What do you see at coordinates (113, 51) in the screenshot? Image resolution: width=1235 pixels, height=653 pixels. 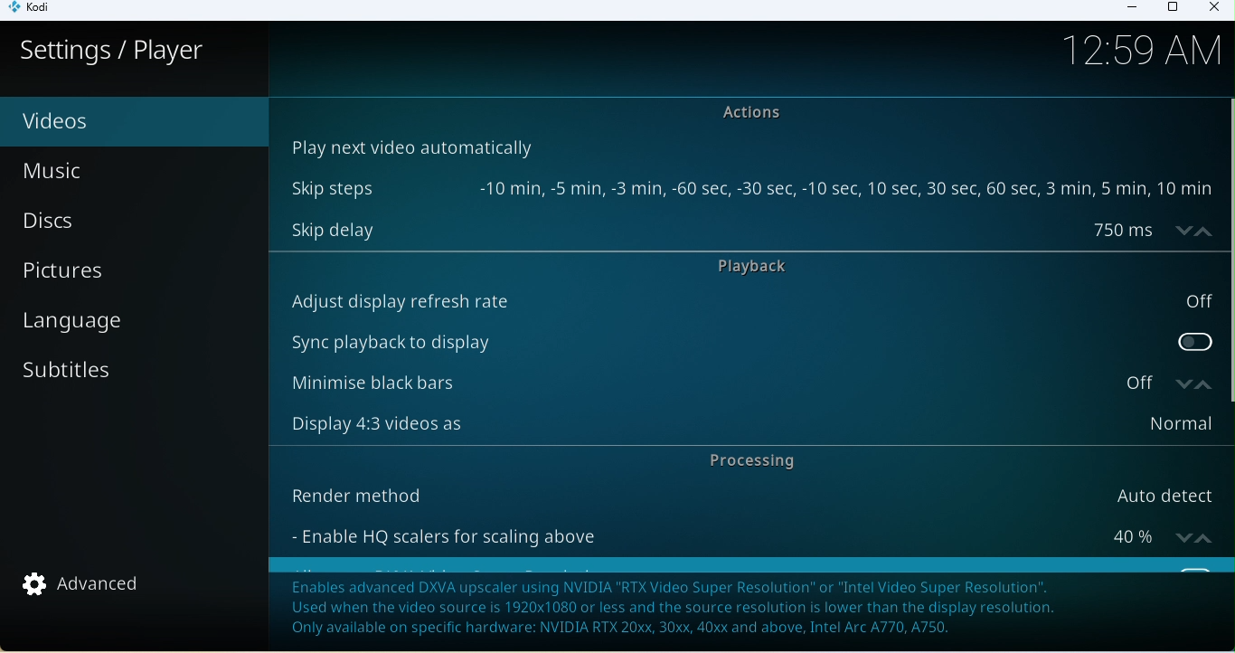 I see `Settings/player` at bounding box center [113, 51].